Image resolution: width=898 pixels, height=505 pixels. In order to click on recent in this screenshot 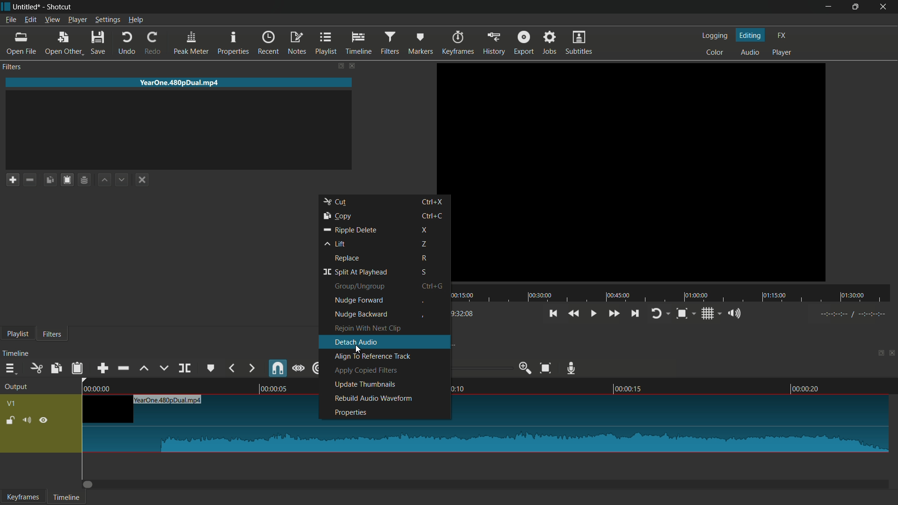, I will do `click(268, 43)`.